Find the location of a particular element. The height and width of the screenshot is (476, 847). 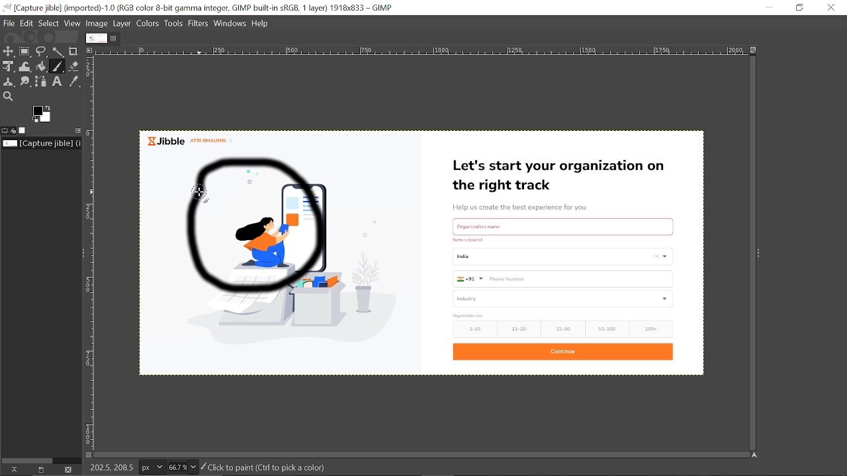

paintbrush tool is located at coordinates (58, 67).